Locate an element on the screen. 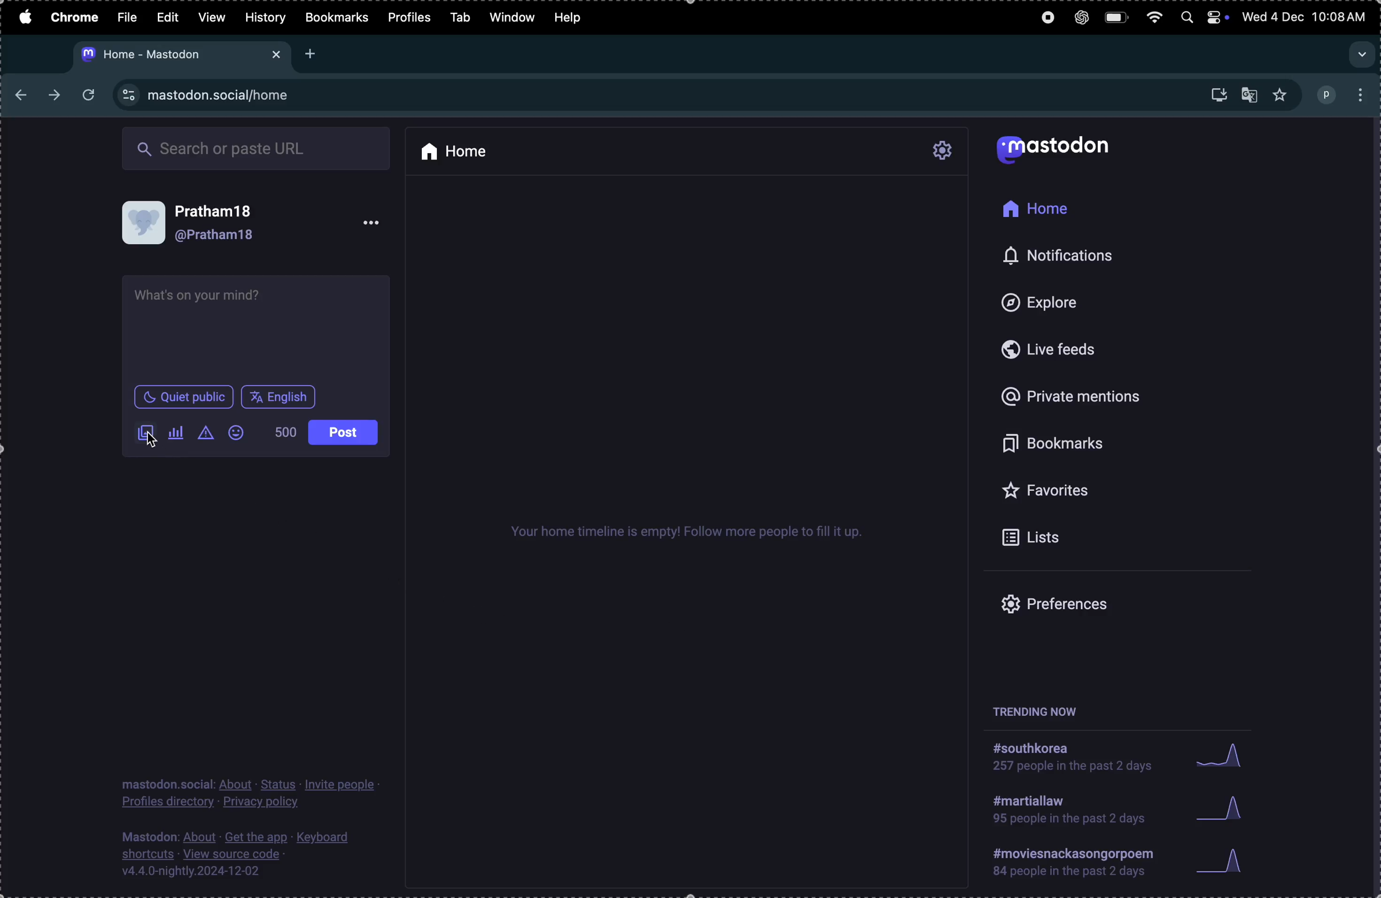  profiles is located at coordinates (408, 18).